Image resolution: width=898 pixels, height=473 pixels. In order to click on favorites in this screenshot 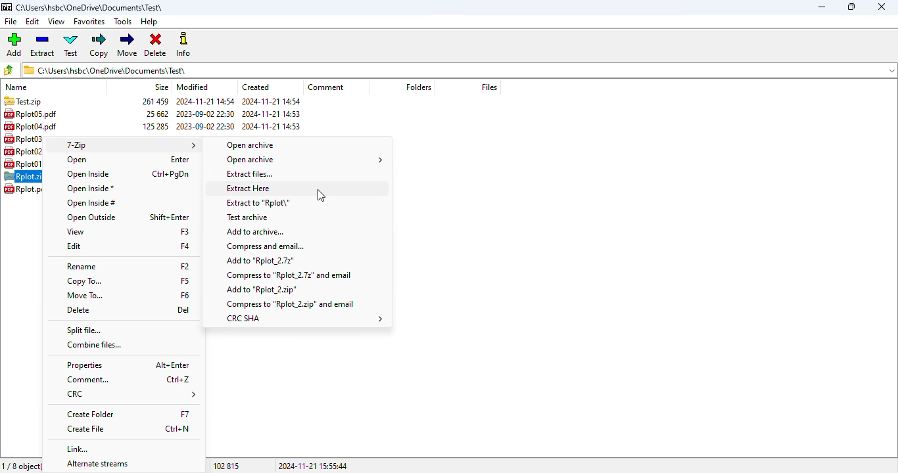, I will do `click(89, 22)`.